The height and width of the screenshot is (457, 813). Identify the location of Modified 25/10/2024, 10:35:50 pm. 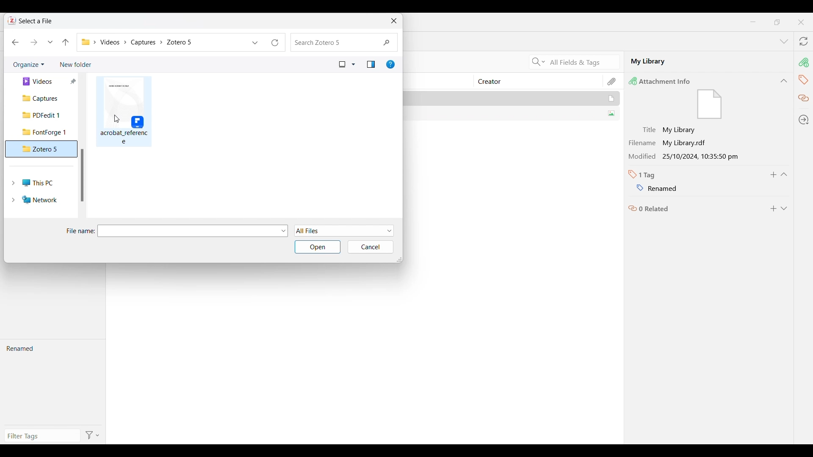
(687, 157).